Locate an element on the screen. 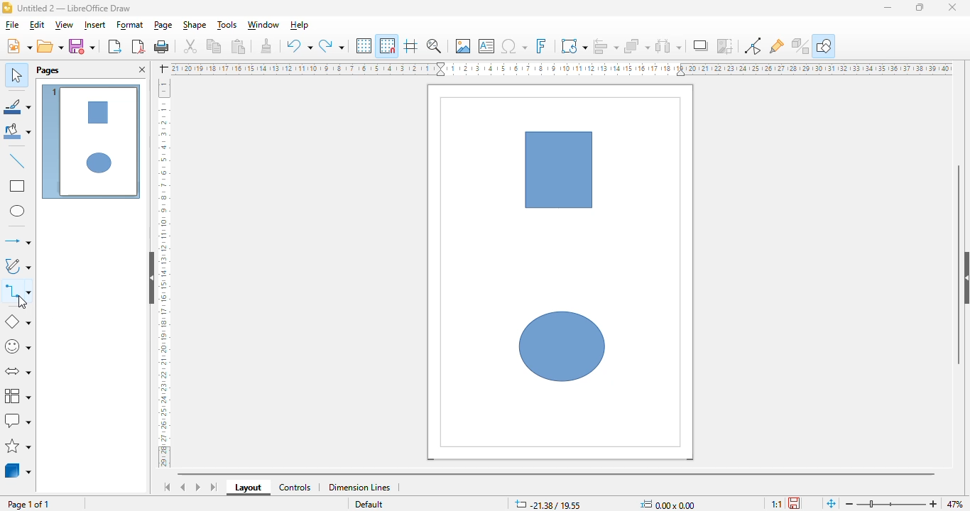  minimize is located at coordinates (888, 8).